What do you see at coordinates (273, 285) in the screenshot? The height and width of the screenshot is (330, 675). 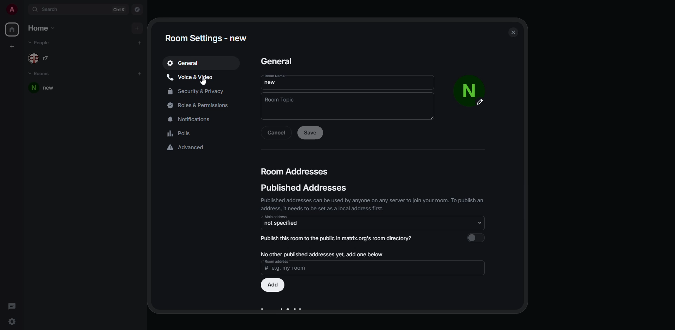 I see `add` at bounding box center [273, 285].